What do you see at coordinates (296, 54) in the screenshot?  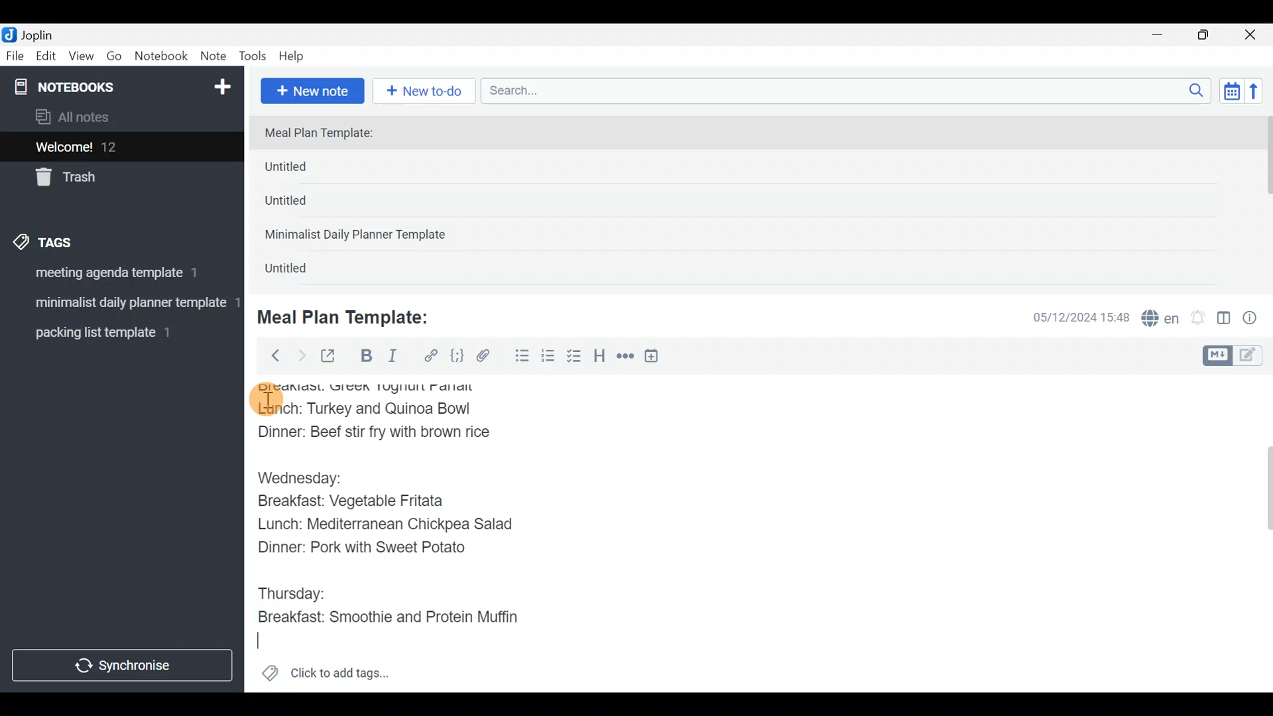 I see `Help` at bounding box center [296, 54].